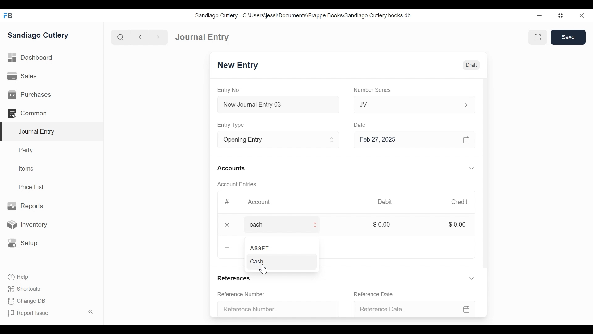 The height and width of the screenshot is (334, 593). I want to click on Reference Date, so click(375, 294).